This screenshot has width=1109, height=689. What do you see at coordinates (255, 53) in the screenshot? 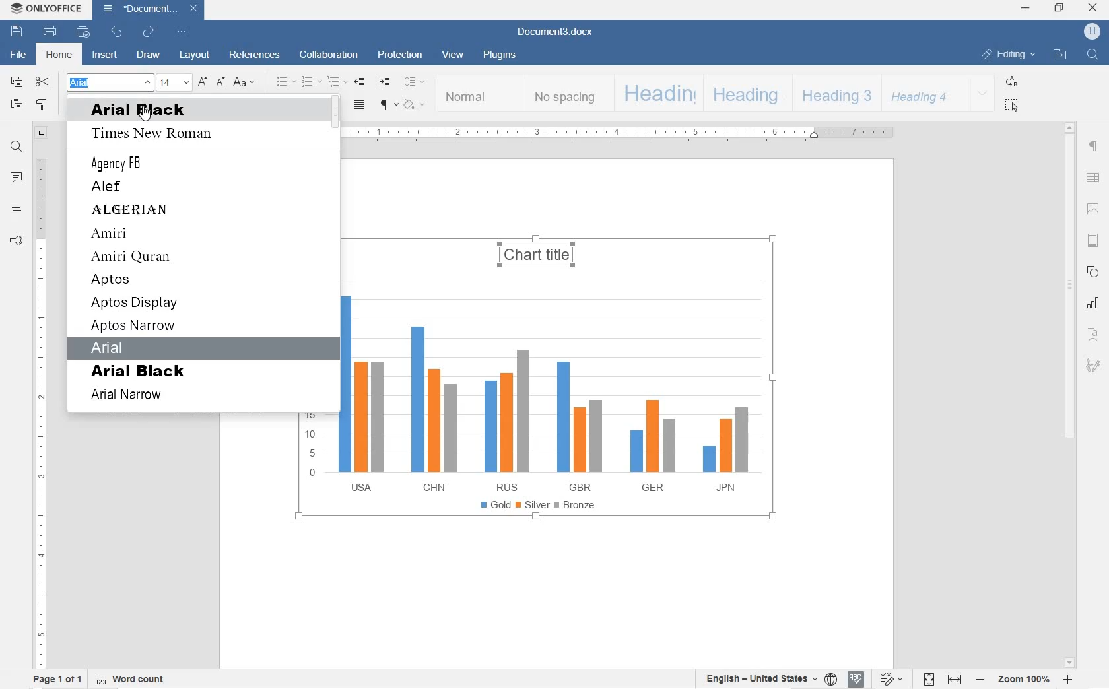
I see `REFERENCES` at bounding box center [255, 53].